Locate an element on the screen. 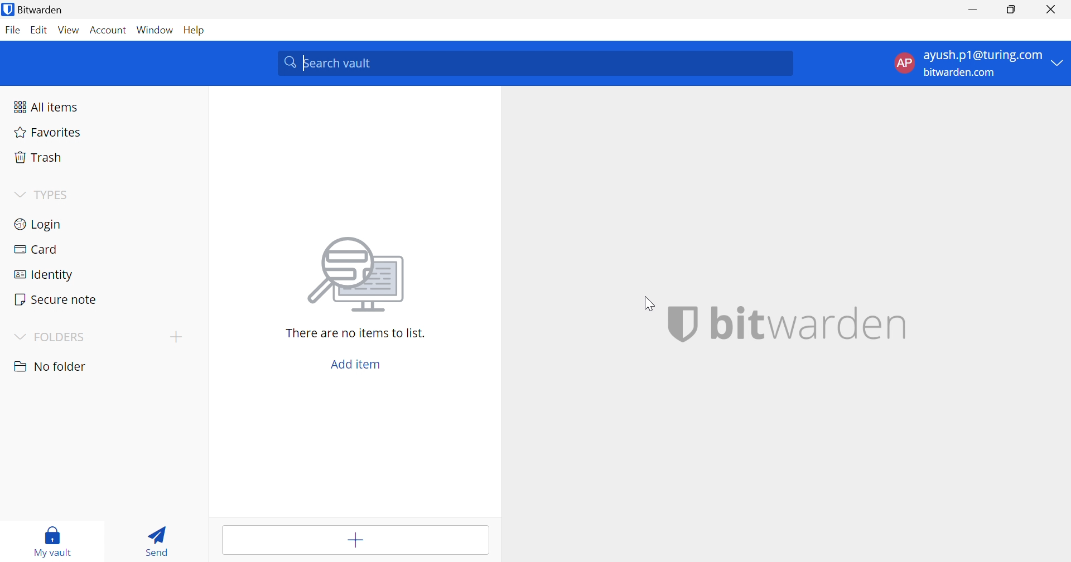  All items is located at coordinates (46, 106).